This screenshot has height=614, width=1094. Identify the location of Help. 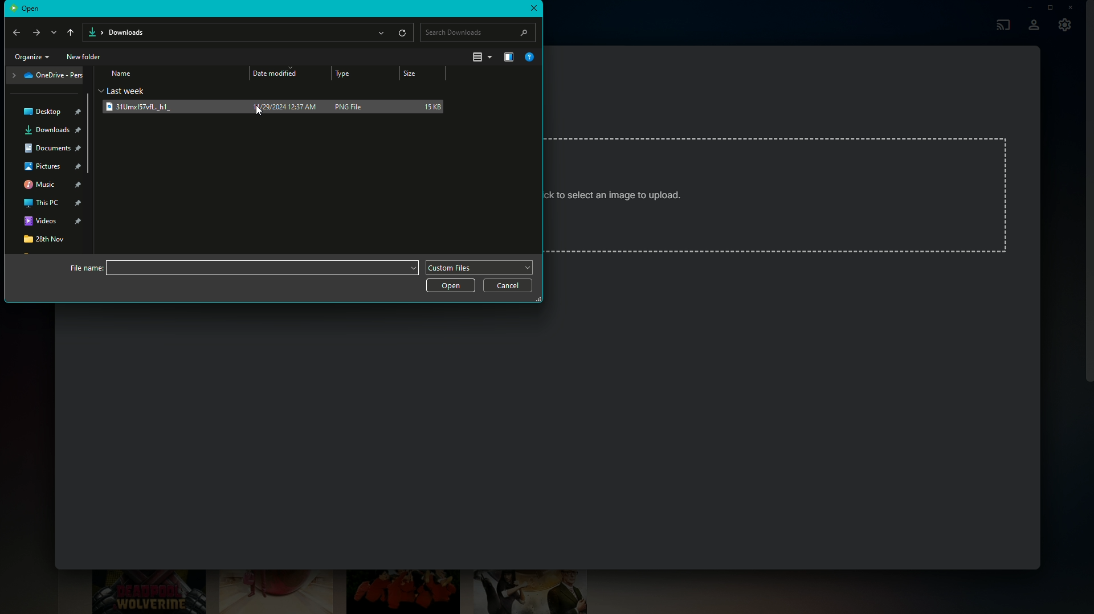
(531, 57).